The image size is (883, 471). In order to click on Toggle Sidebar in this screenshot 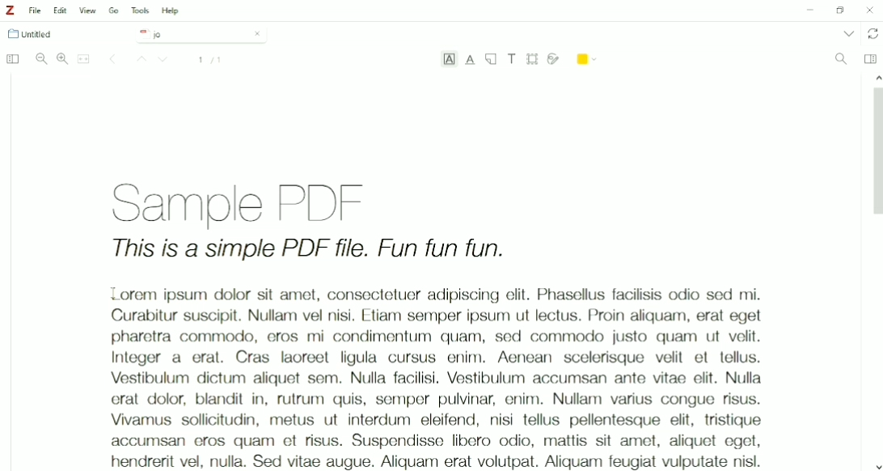, I will do `click(11, 60)`.